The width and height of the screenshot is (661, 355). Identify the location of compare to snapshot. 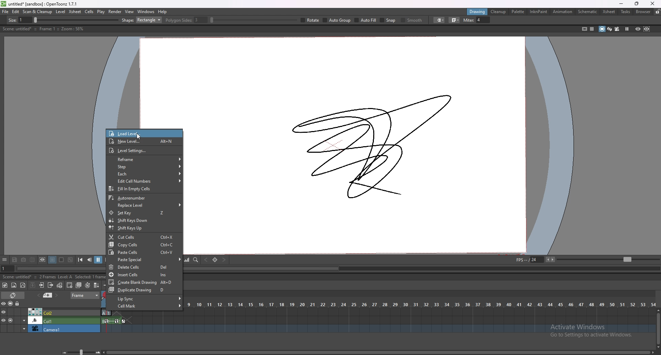
(33, 259).